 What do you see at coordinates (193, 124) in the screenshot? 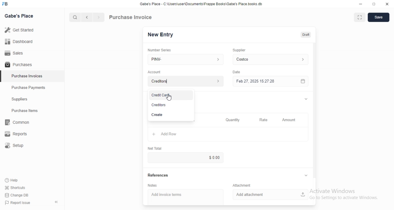
I see `Tax` at bounding box center [193, 124].